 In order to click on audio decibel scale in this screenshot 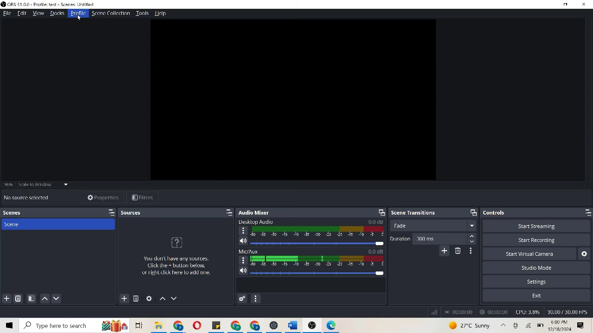, I will do `click(318, 261)`.